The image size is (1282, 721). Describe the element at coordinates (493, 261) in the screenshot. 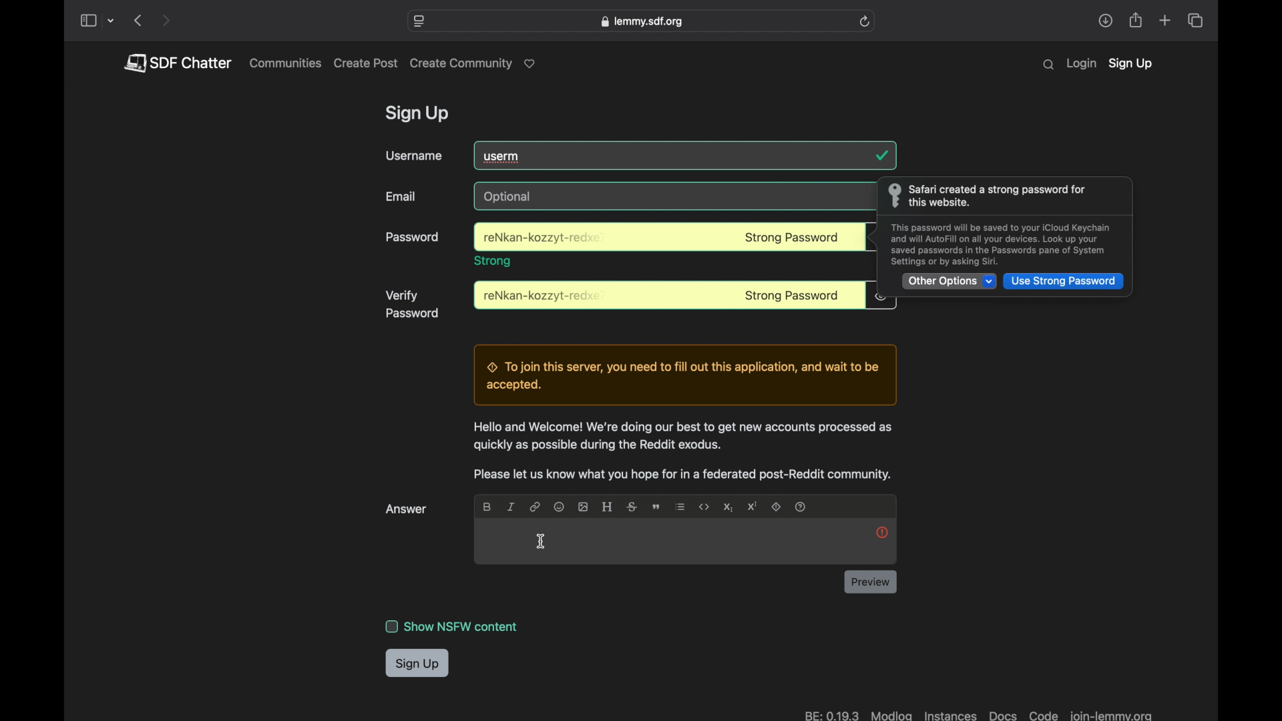

I see `trong` at that location.